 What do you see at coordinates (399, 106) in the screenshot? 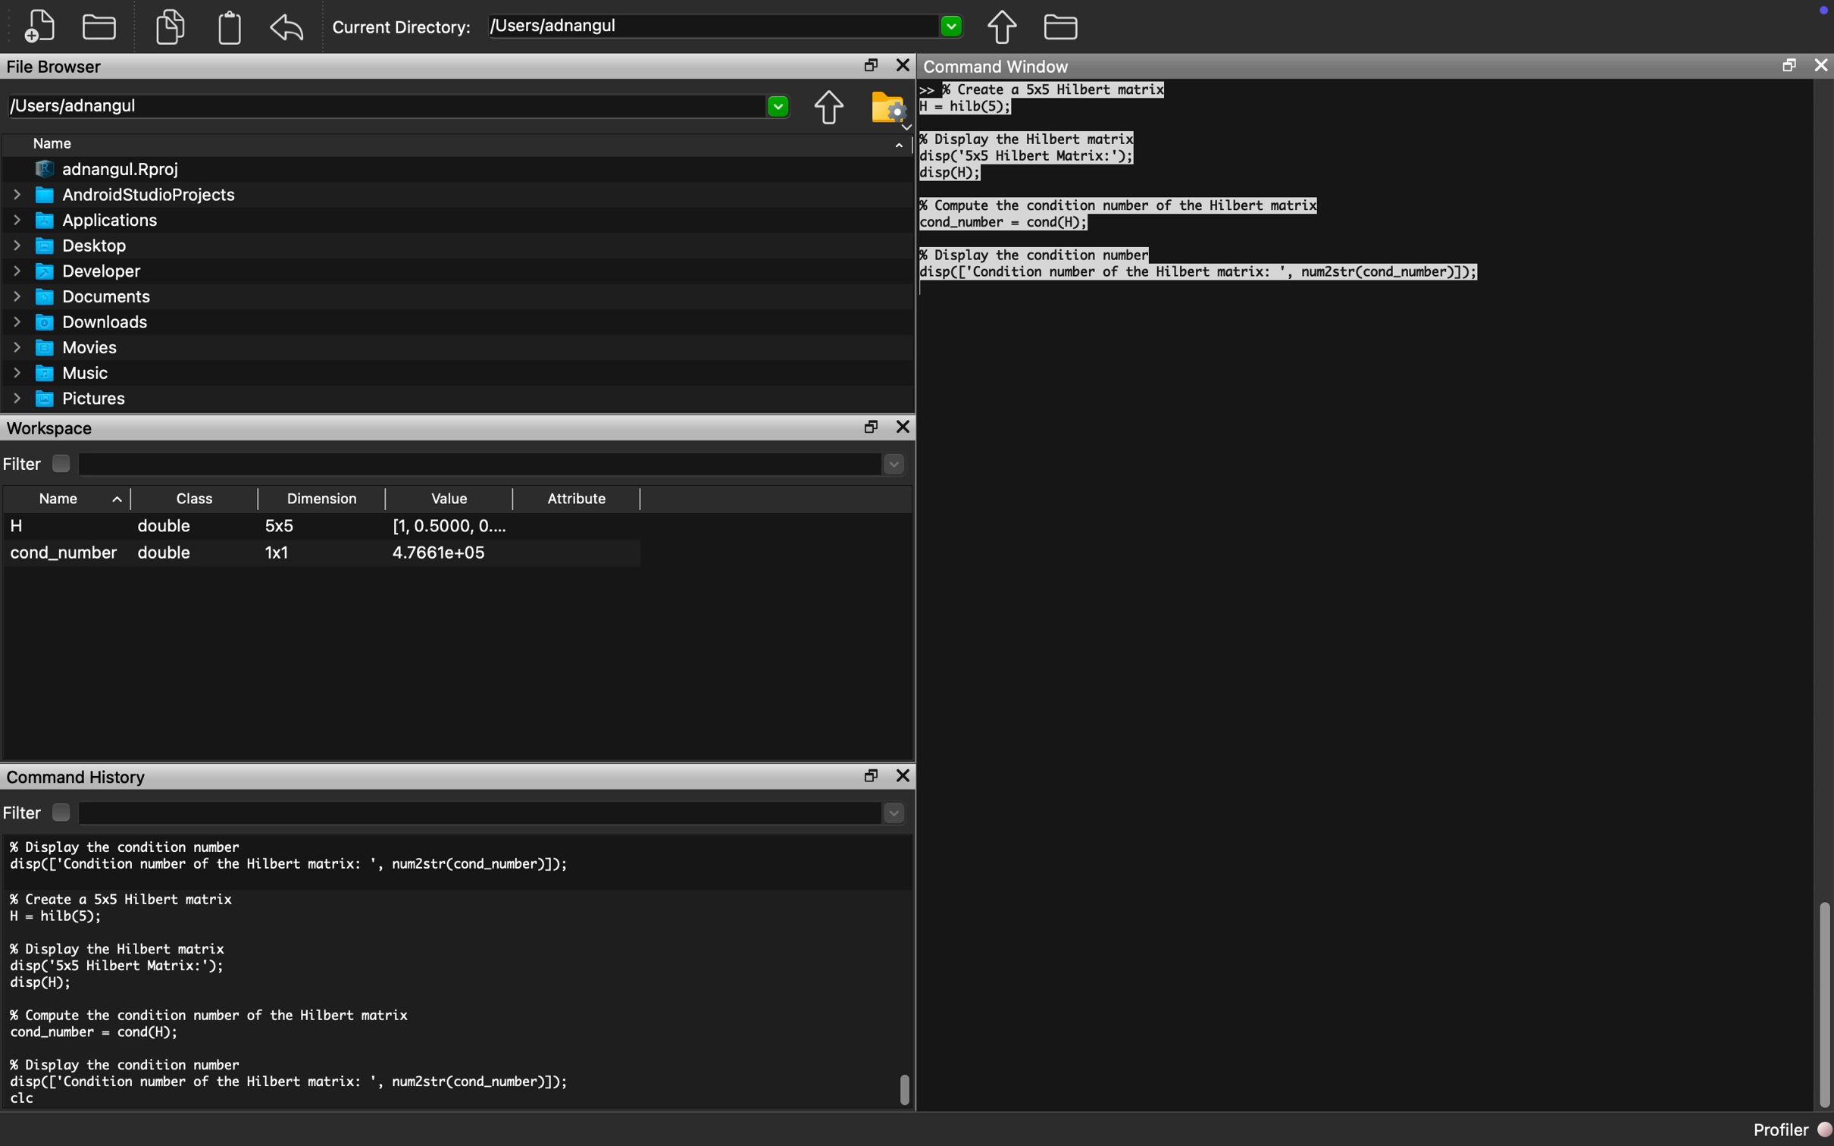
I see `/Users/adnangul ` at bounding box center [399, 106].